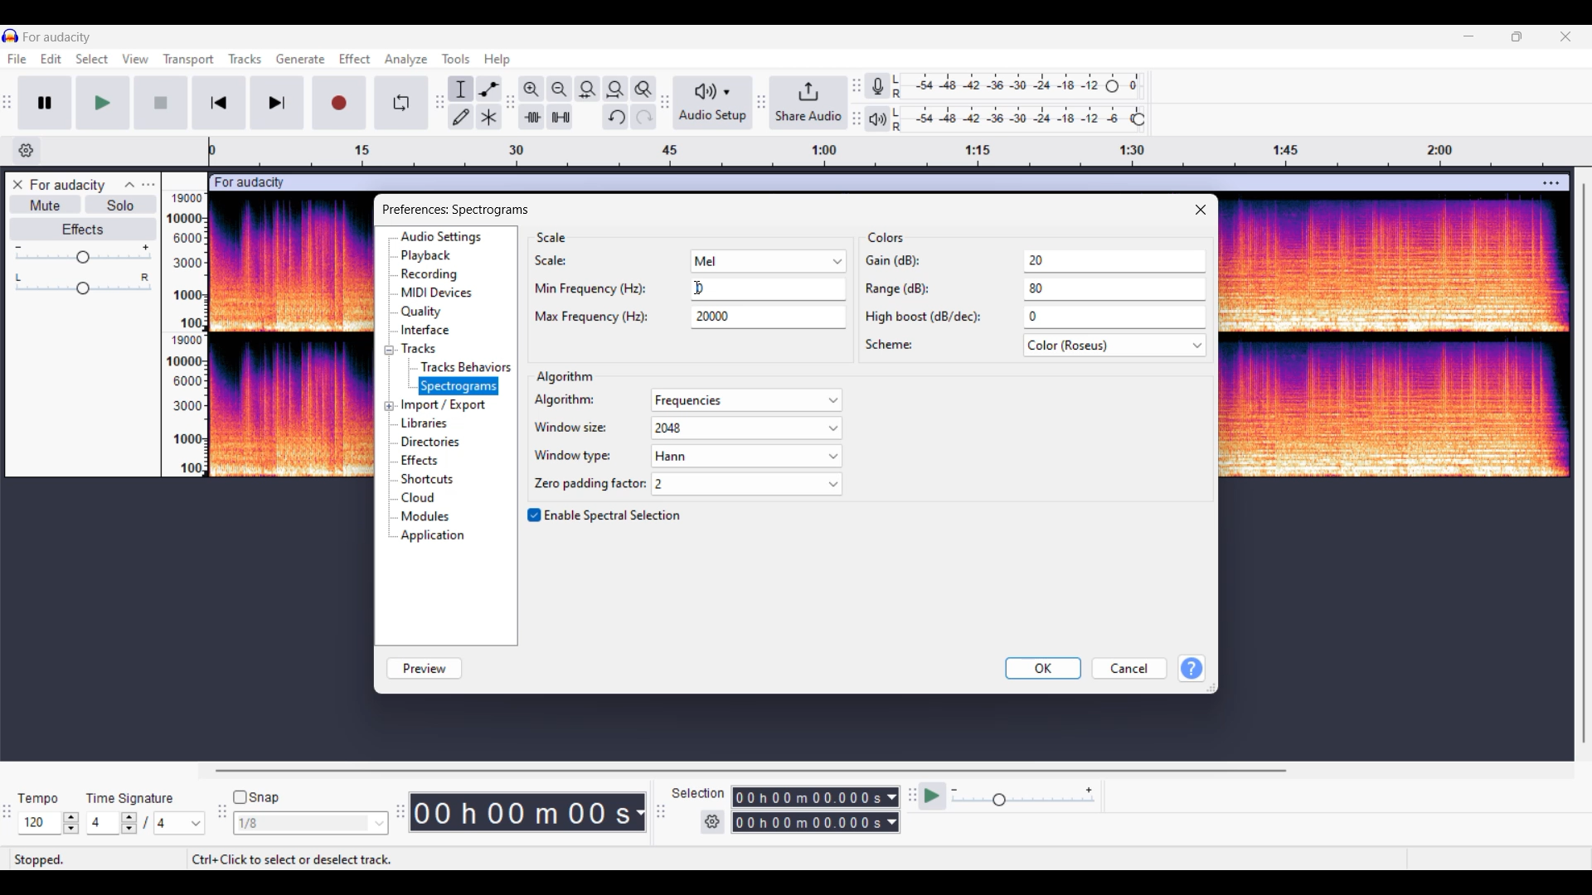 The width and height of the screenshot is (1592, 895). What do you see at coordinates (684, 430) in the screenshot?
I see `window size` at bounding box center [684, 430].